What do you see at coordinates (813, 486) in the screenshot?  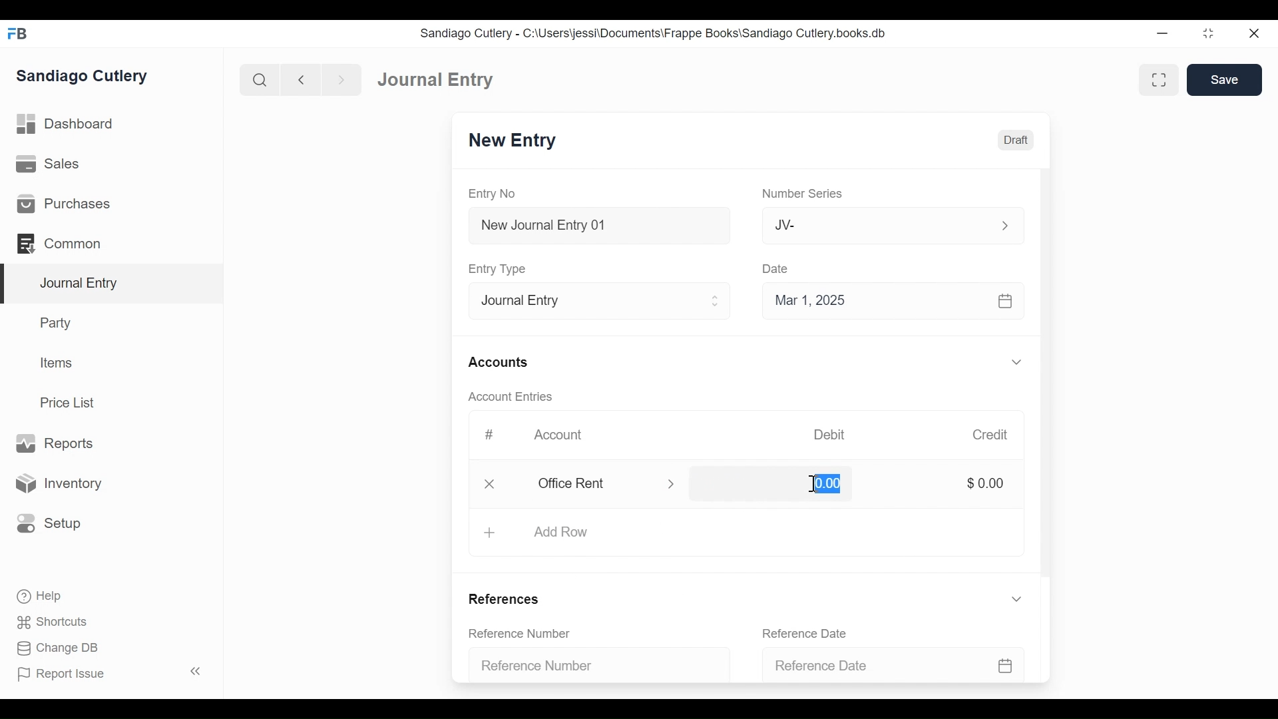 I see `cursor` at bounding box center [813, 486].